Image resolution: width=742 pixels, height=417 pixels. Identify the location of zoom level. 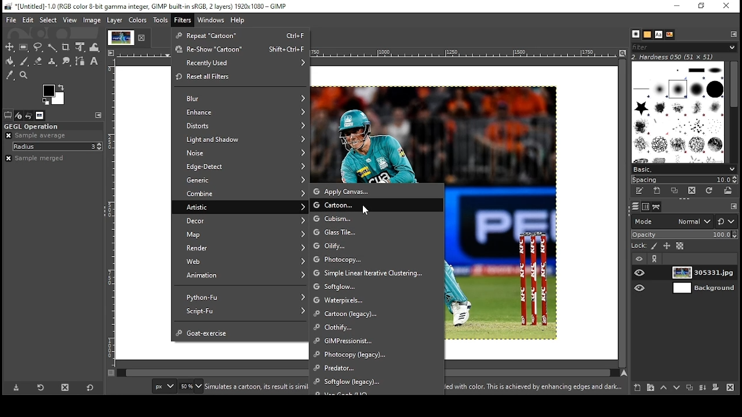
(191, 386).